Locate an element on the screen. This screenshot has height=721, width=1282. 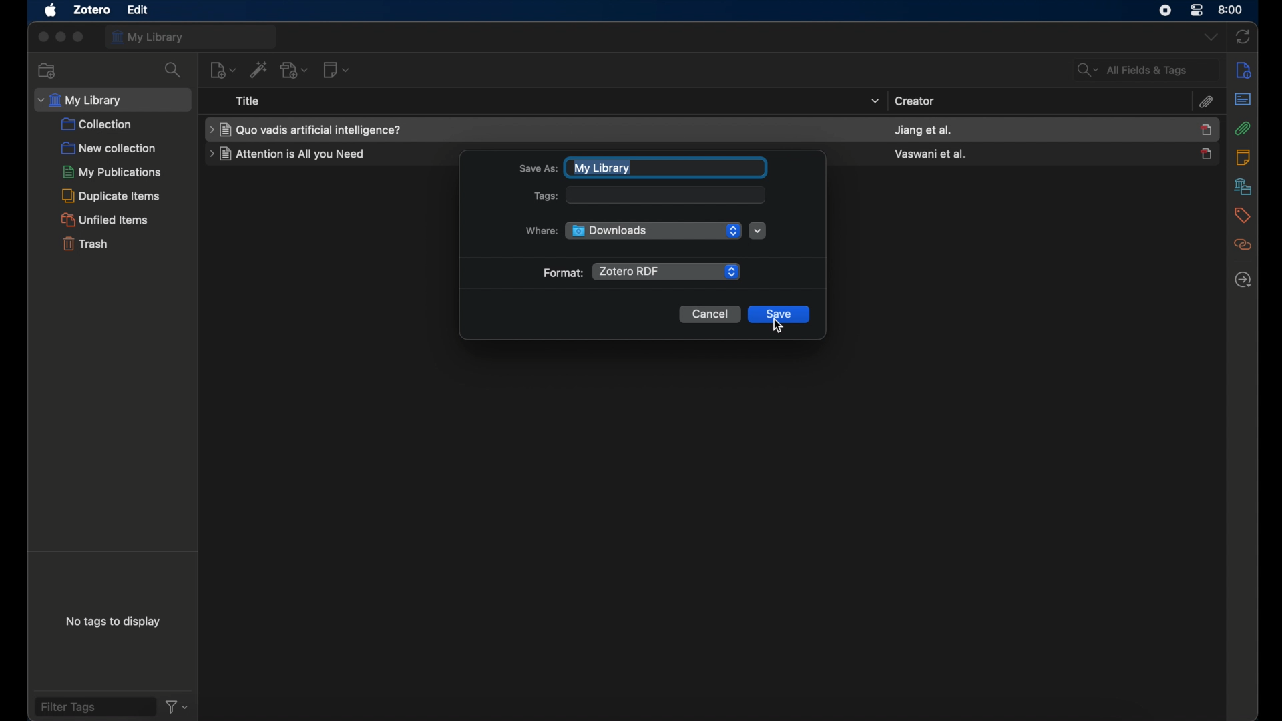
dropdown menu is located at coordinates (1209, 37).